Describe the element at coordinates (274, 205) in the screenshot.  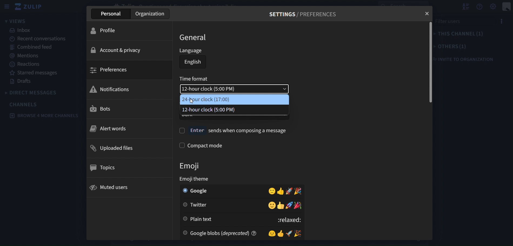
I see `Emojis` at that location.